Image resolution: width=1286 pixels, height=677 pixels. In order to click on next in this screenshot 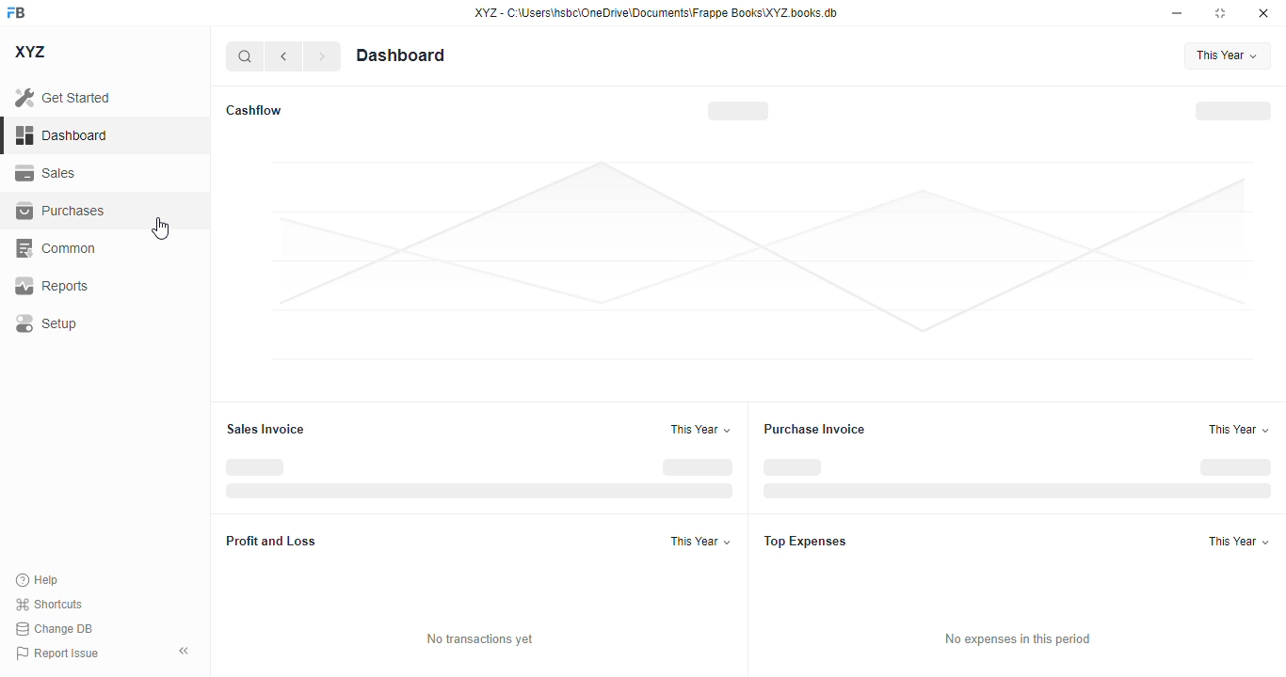, I will do `click(322, 56)`.